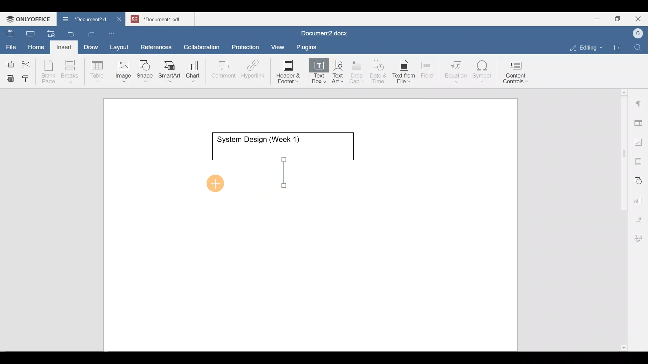  I want to click on Header & footer, so click(286, 71).